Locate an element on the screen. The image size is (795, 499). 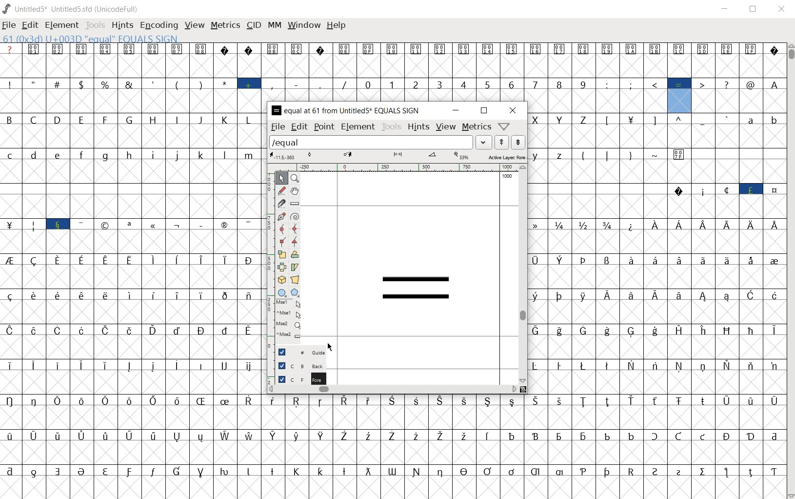
show the next word on the list is located at coordinates (501, 142).